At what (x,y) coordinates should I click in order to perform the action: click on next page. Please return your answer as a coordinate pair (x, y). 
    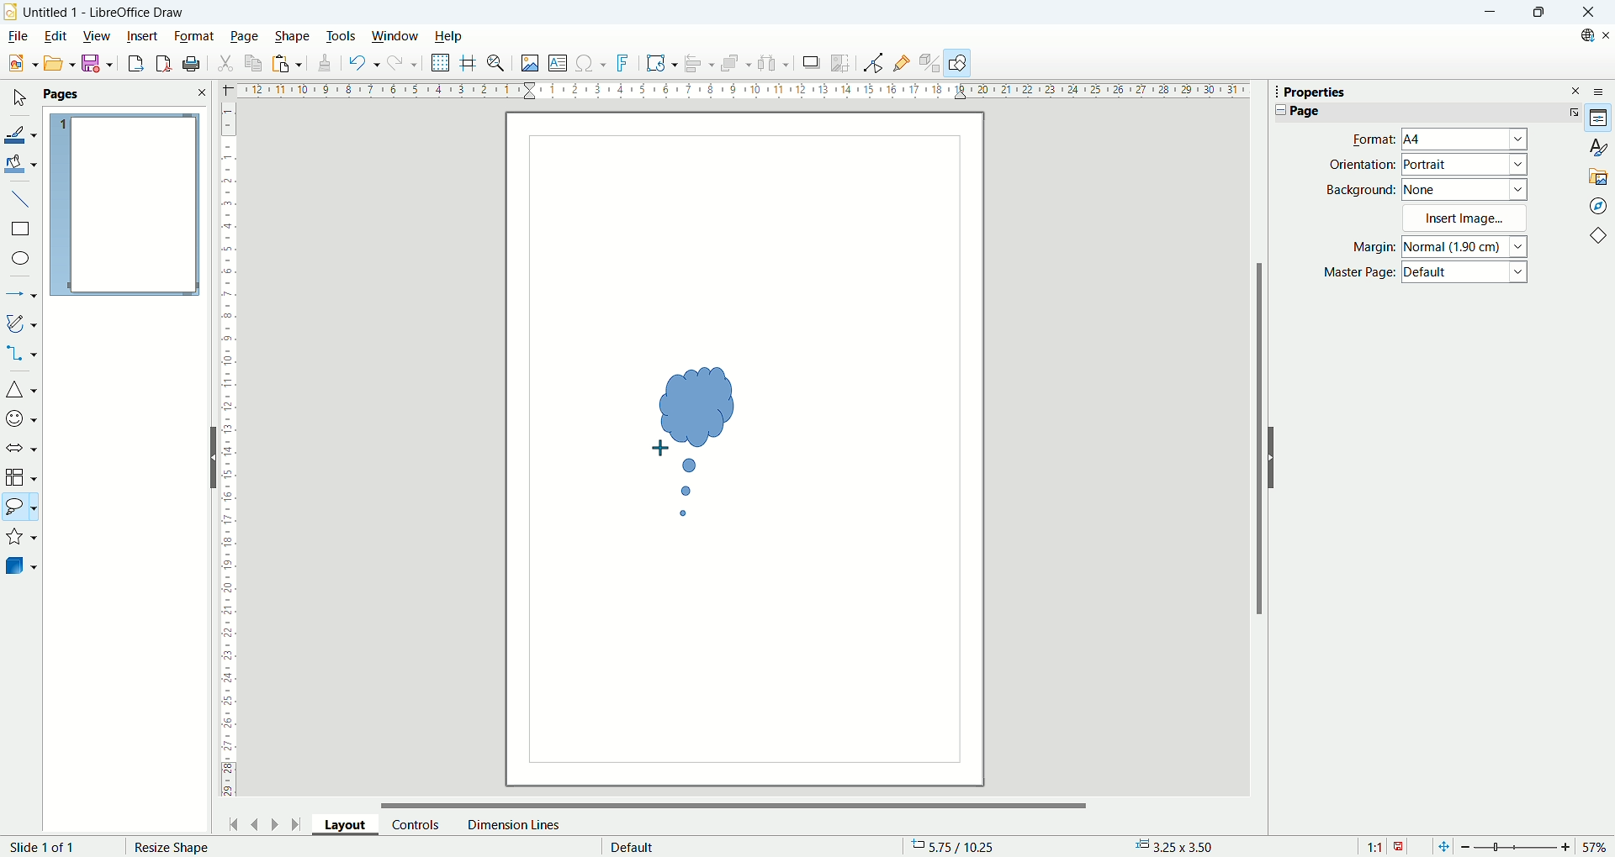
    Looking at the image, I should click on (272, 823).